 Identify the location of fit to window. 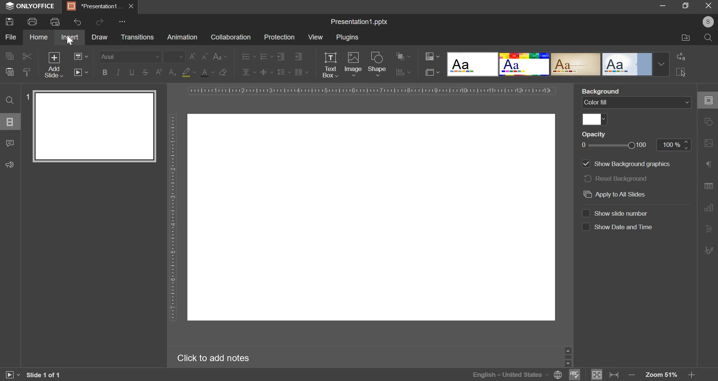
(597, 375).